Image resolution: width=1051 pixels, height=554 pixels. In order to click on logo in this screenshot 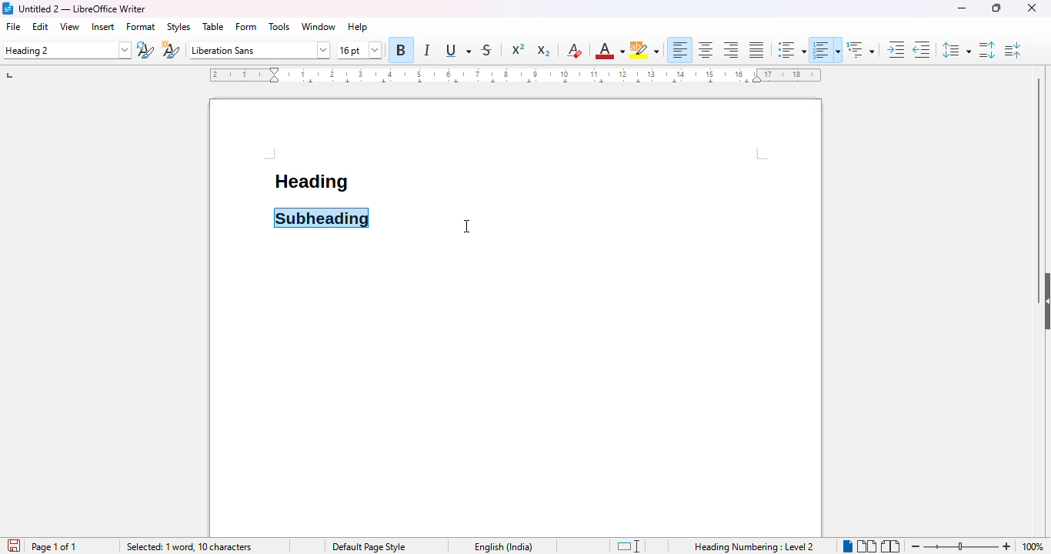, I will do `click(8, 8)`.